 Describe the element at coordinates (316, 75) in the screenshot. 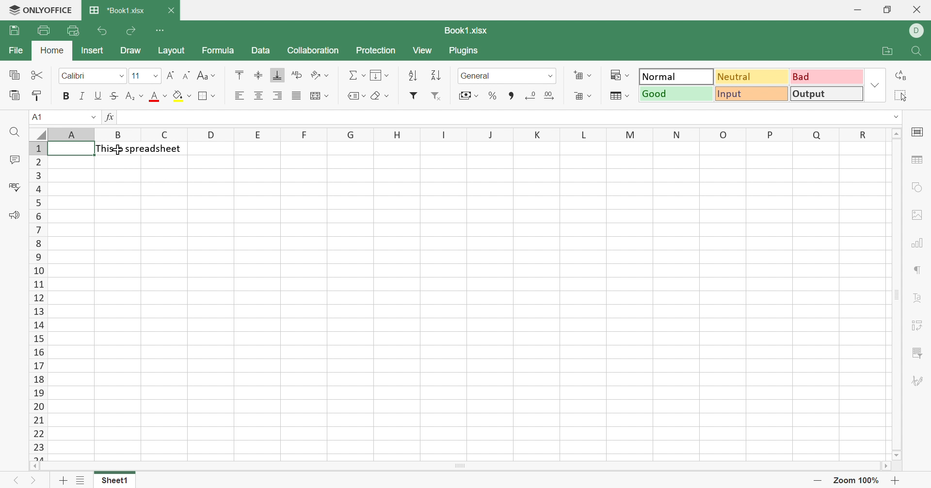

I see `Orientation` at that location.